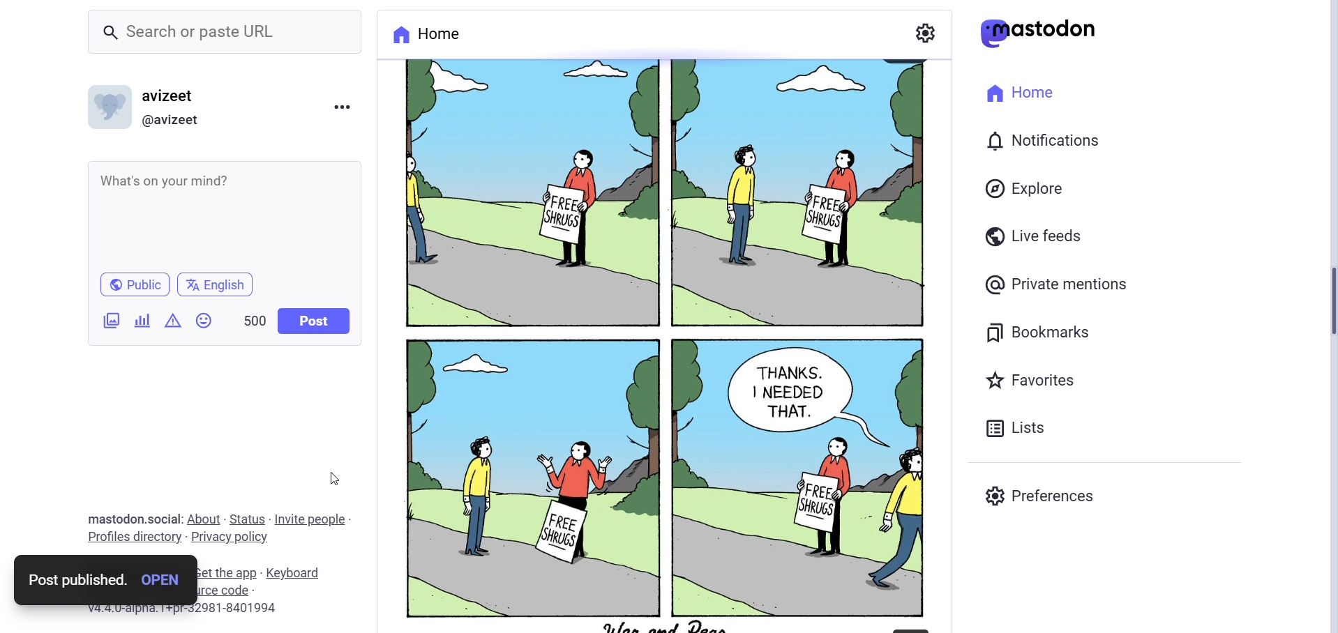 This screenshot has width=1338, height=633. I want to click on Logo, so click(1039, 33).